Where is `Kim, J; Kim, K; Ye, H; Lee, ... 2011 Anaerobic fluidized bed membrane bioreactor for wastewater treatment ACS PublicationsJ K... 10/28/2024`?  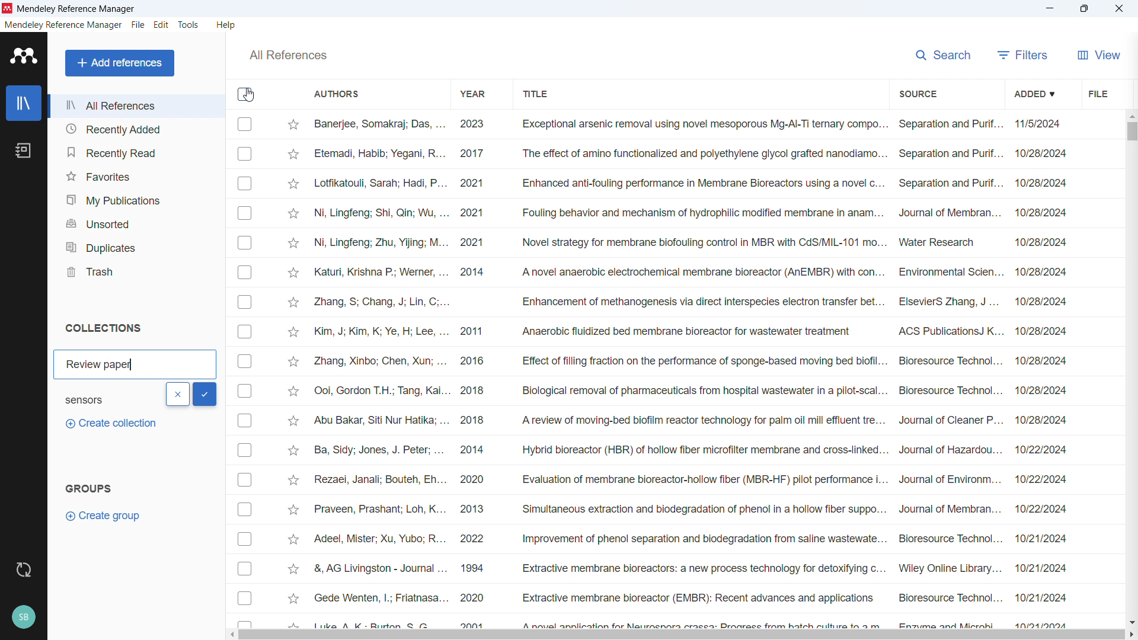
Kim, J; Kim, K; Ye, H; Lee, ... 2011 Anaerobic fluidized bed membrane bioreactor for wastewater treatment ACS PublicationsJ K... 10/28/2024 is located at coordinates (691, 331).